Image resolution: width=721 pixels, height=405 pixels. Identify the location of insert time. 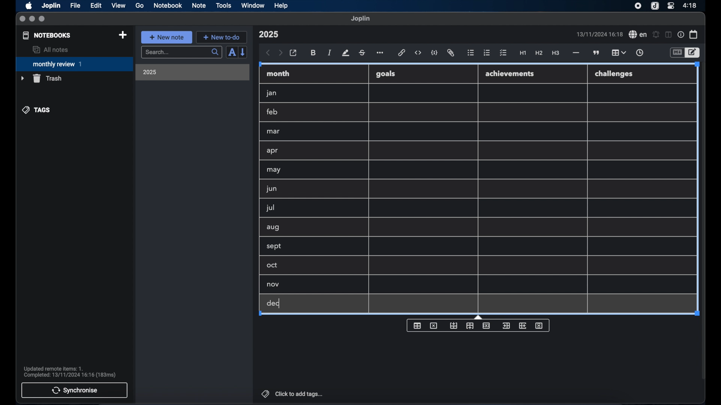
(640, 53).